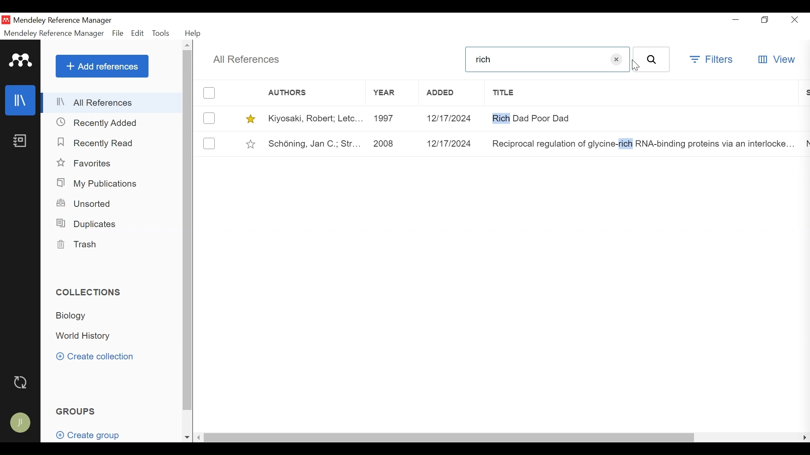 Image resolution: width=810 pixels, height=455 pixels. I want to click on Authors, so click(296, 93).